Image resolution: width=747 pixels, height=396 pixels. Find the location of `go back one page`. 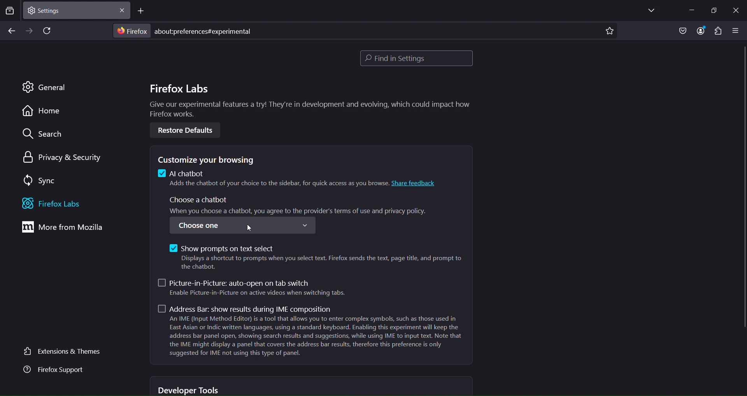

go back one page is located at coordinates (11, 31).